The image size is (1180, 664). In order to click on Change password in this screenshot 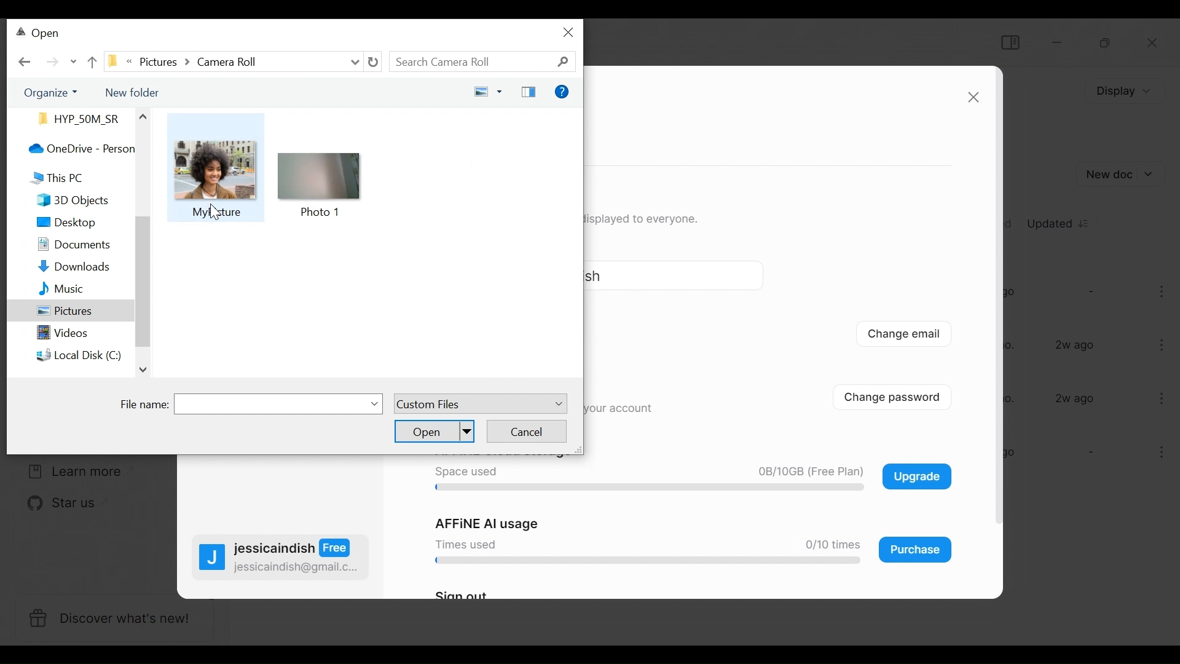, I will do `click(901, 396)`.